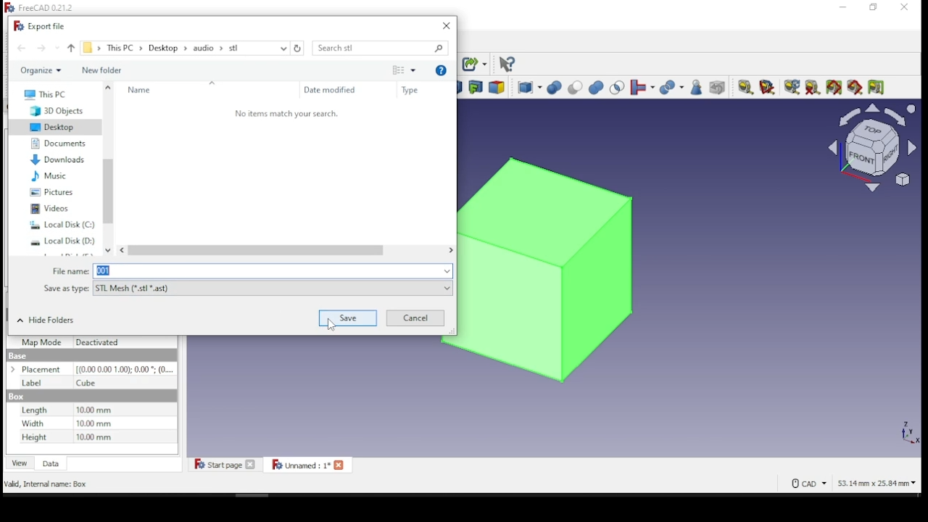  Describe the element at coordinates (41, 341) in the screenshot. I see `Map Mode` at that location.